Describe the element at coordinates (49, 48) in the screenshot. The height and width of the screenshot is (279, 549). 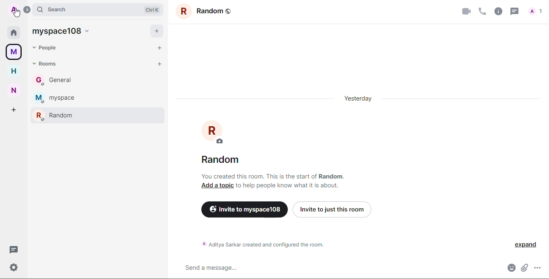
I see `people` at that location.